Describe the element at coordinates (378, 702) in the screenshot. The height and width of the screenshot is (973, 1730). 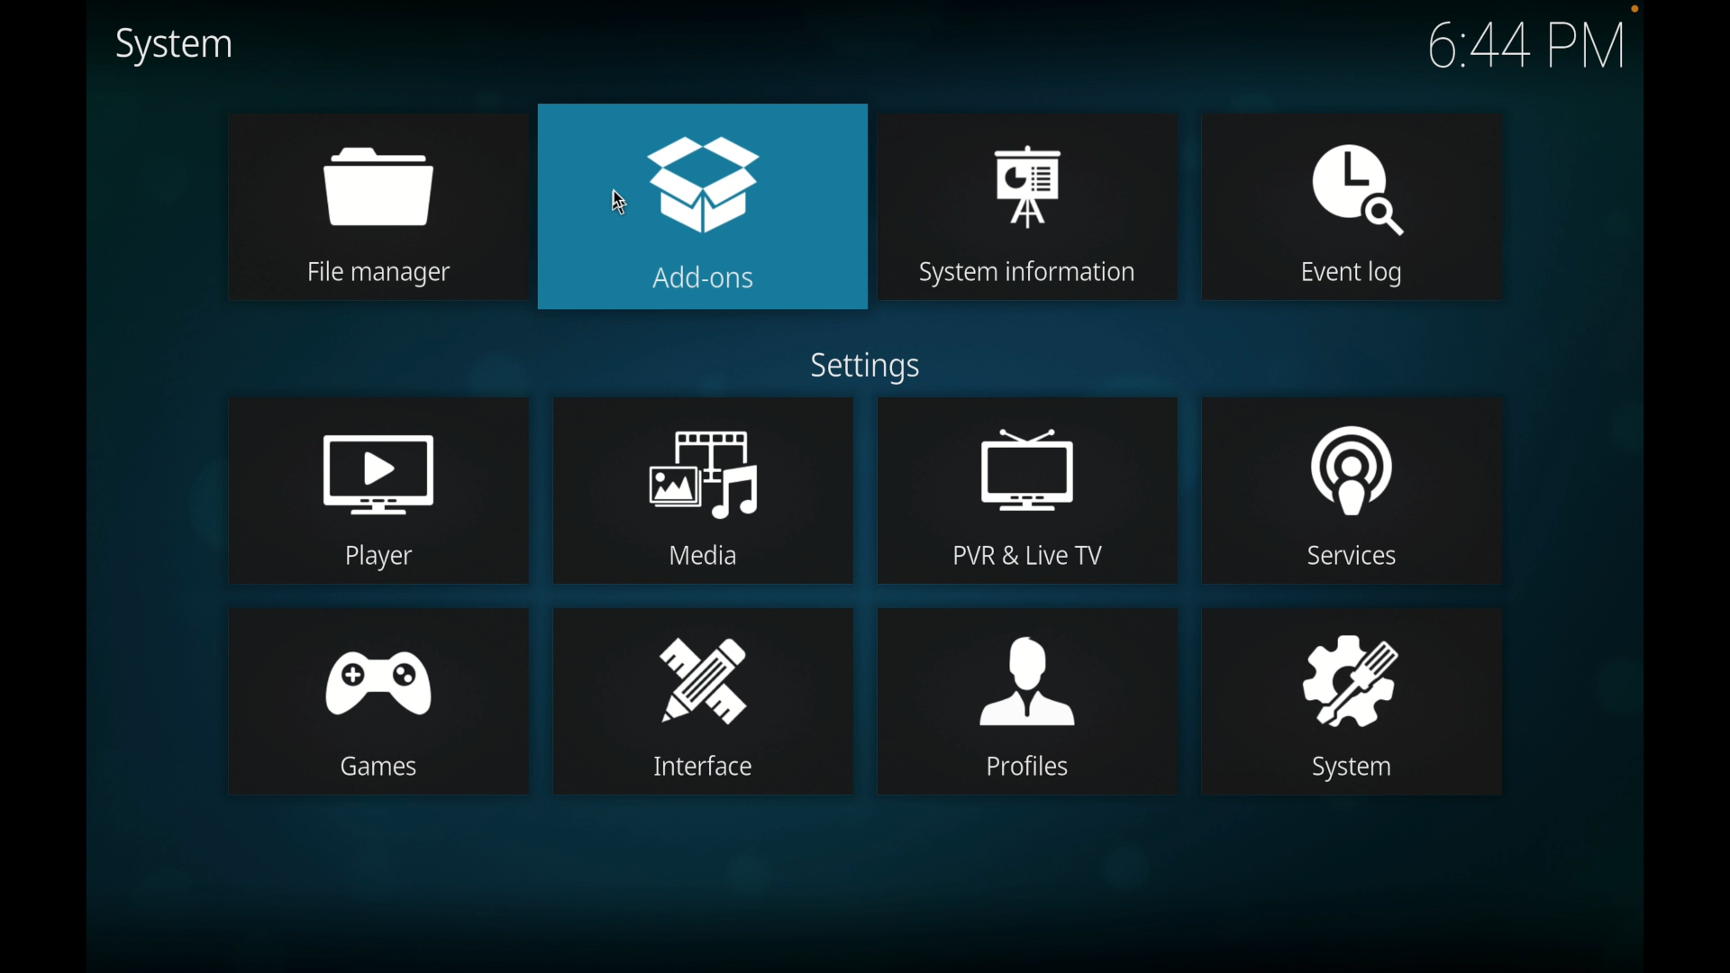
I see `games` at that location.